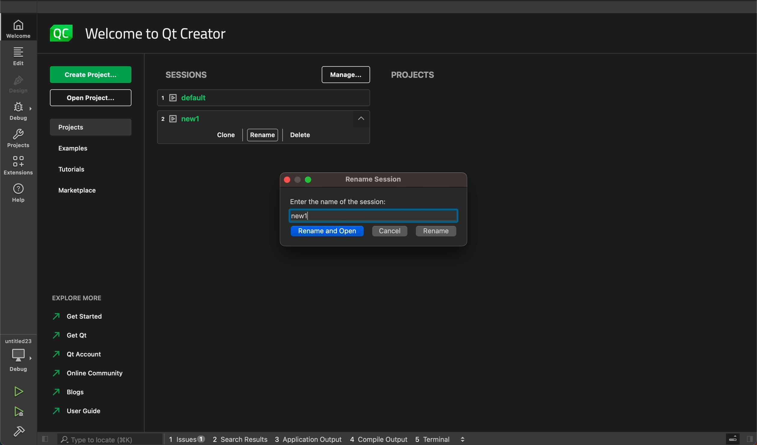  I want to click on debug, so click(19, 114).